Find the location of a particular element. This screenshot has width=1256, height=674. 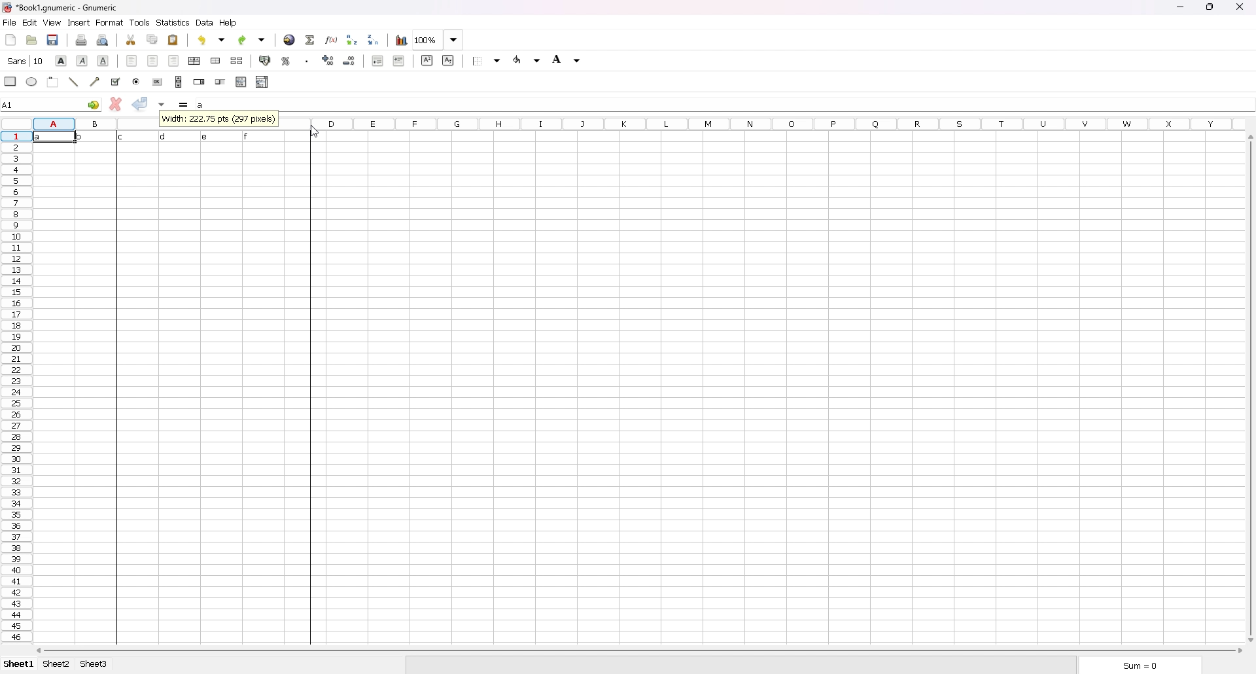

scroll bar is located at coordinates (1251, 389).